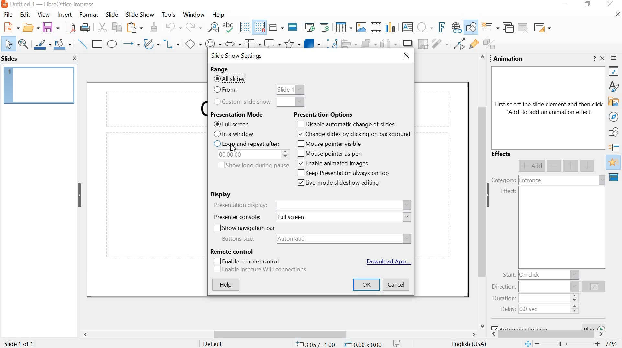 The width and height of the screenshot is (622, 348). I want to click on enable insecure wifi connections, so click(260, 270).